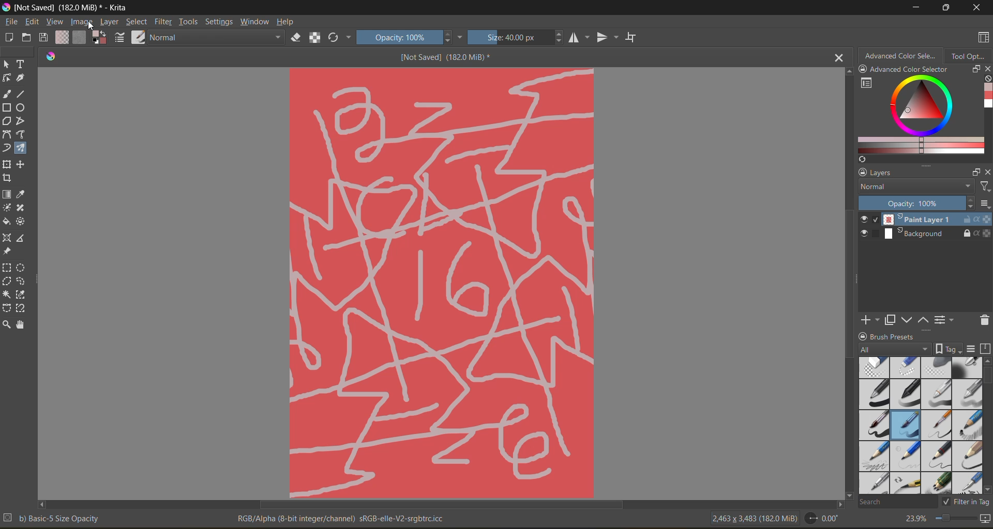  What do you see at coordinates (214, 38) in the screenshot?
I see `normal` at bounding box center [214, 38].